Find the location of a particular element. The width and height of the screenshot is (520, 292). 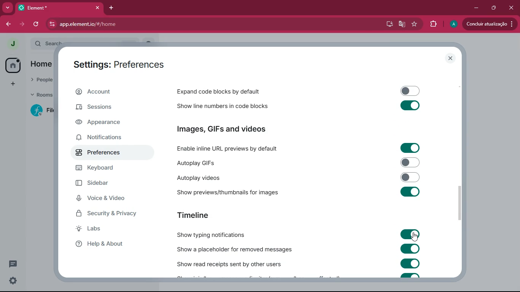

toggle on/off is located at coordinates (410, 192).